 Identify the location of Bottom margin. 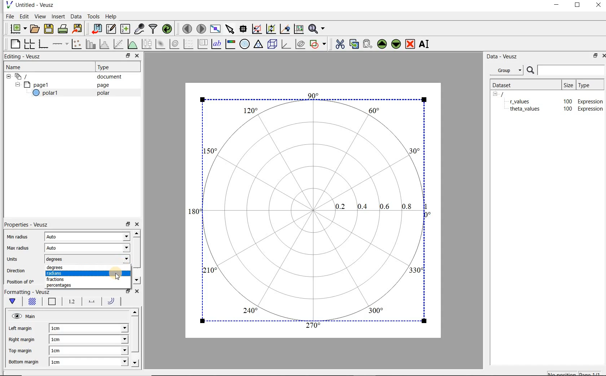
(25, 362).